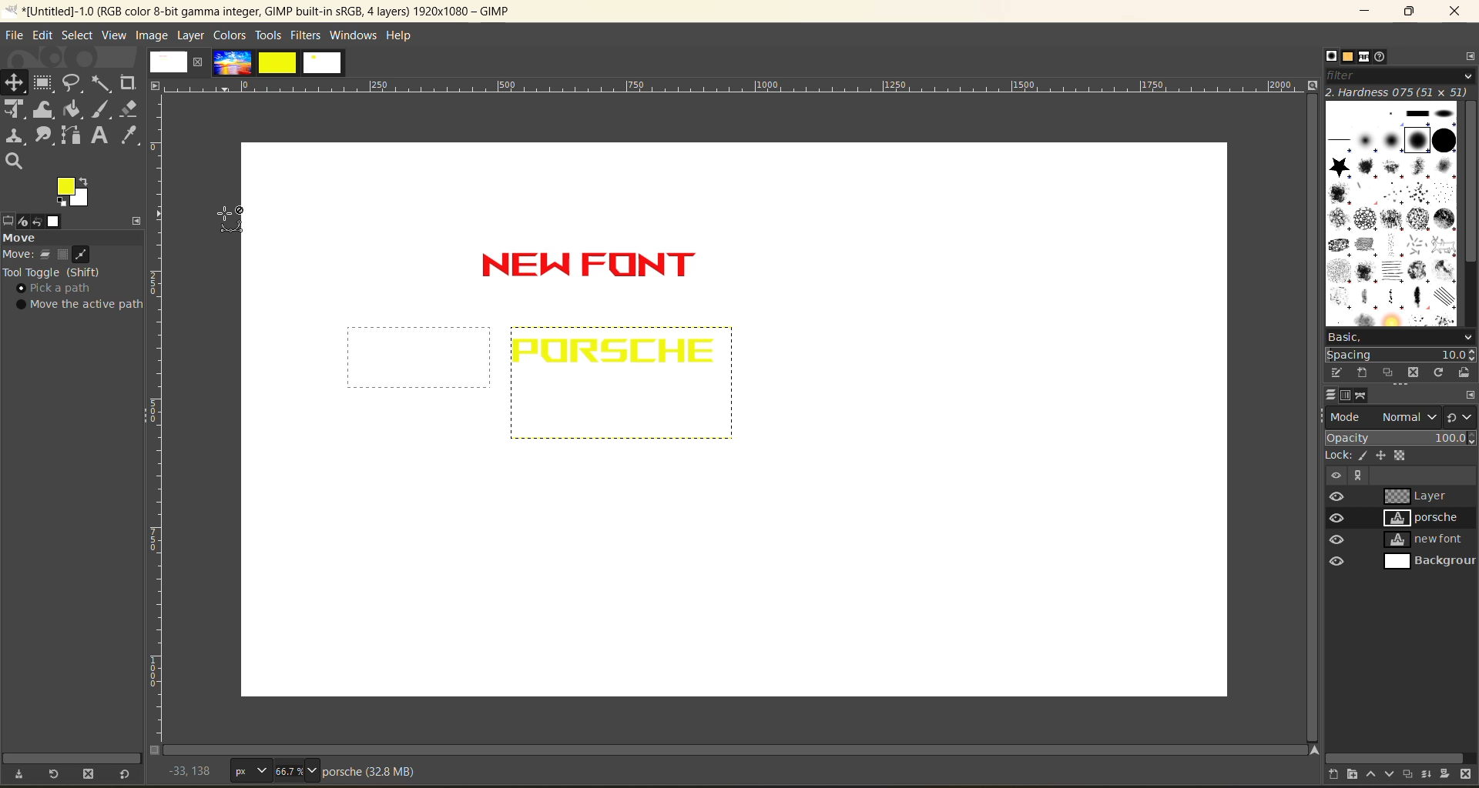  What do you see at coordinates (232, 225) in the screenshot?
I see `cursor` at bounding box center [232, 225].